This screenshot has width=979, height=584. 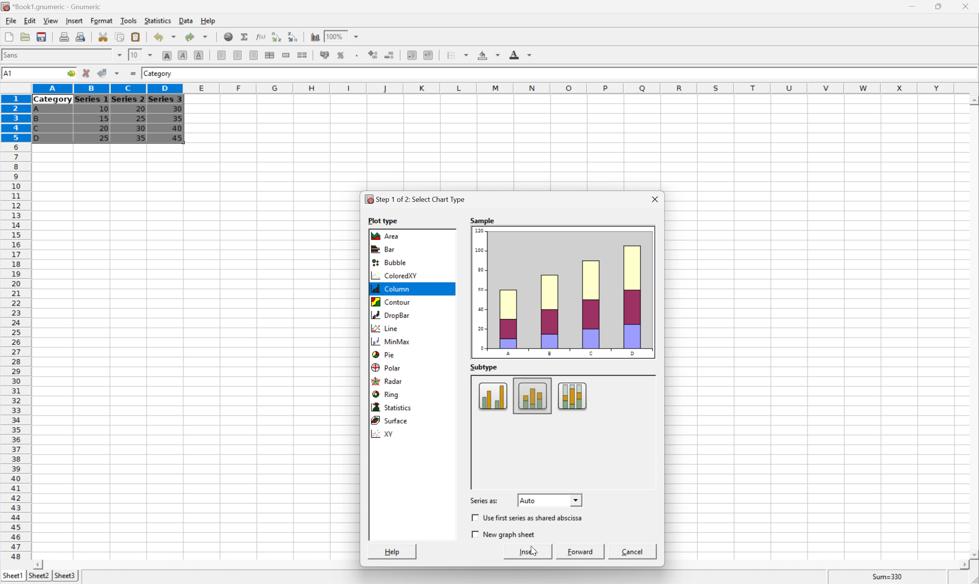 What do you see at coordinates (195, 36) in the screenshot?
I see `Redo` at bounding box center [195, 36].